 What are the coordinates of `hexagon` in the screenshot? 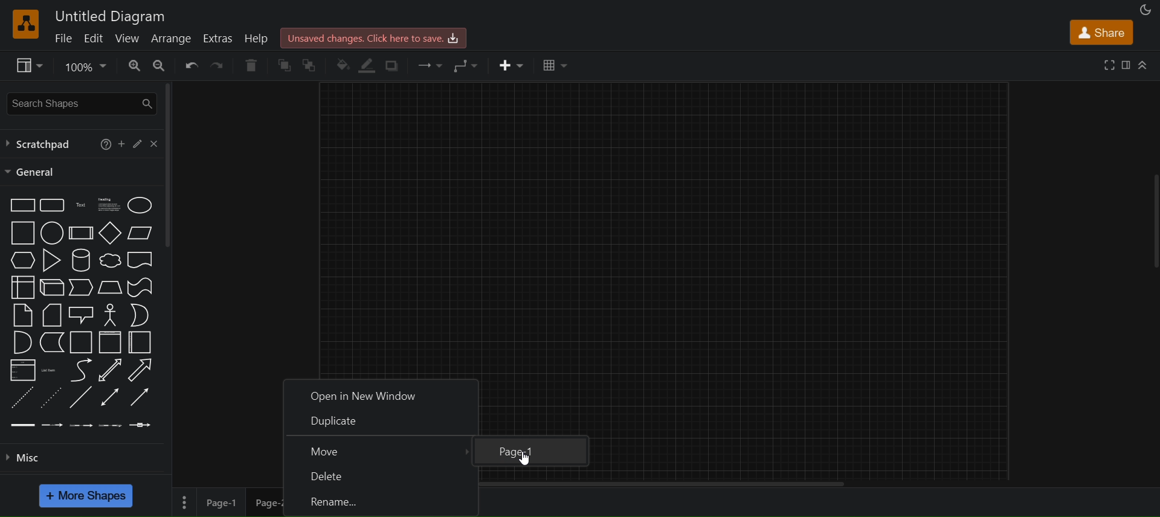 It's located at (24, 260).